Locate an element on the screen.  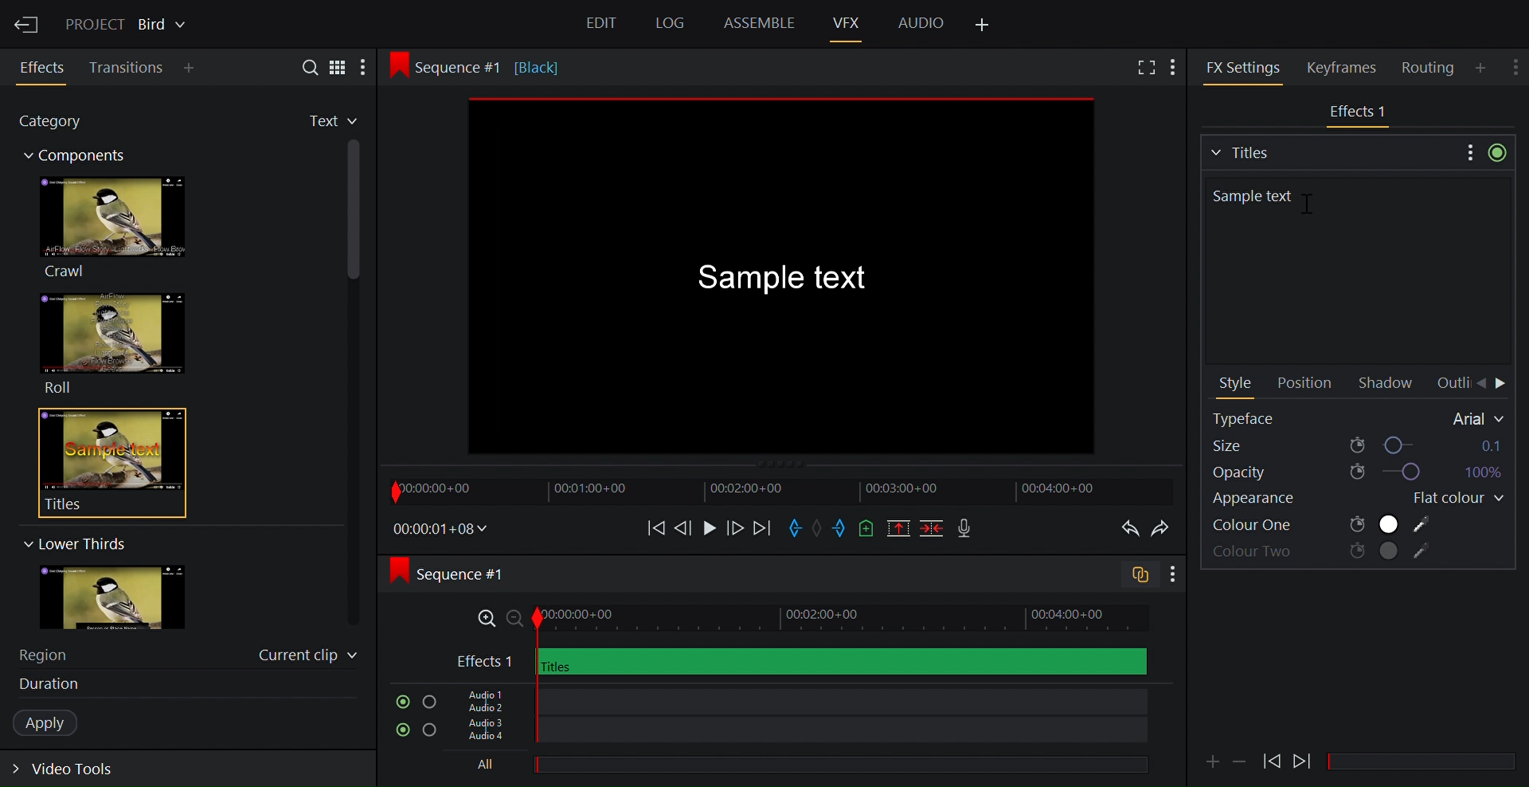
Play is located at coordinates (709, 527).